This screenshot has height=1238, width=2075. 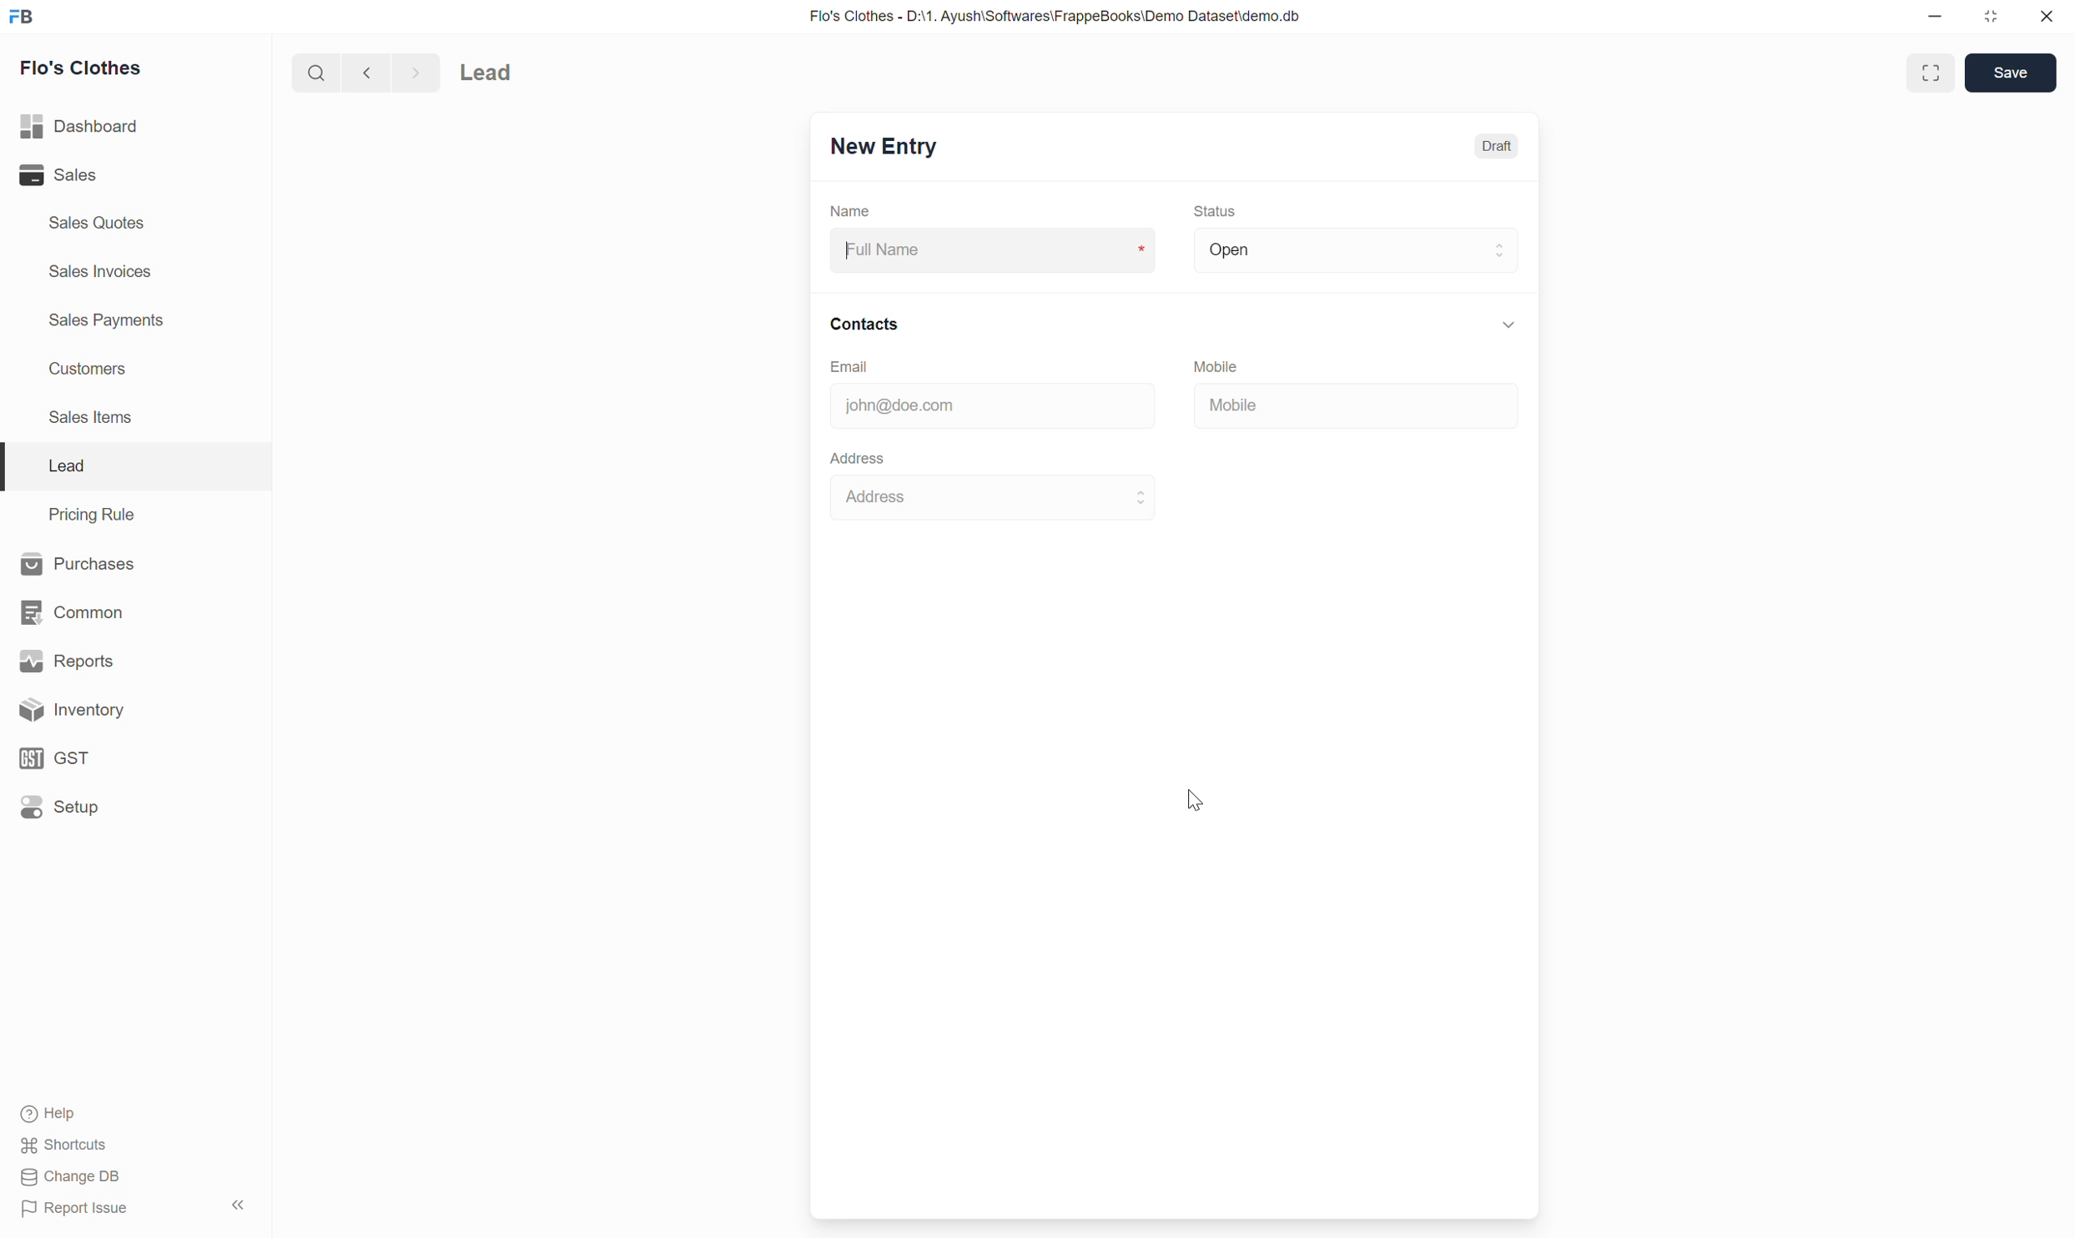 What do you see at coordinates (97, 370) in the screenshot?
I see `Customers` at bounding box center [97, 370].